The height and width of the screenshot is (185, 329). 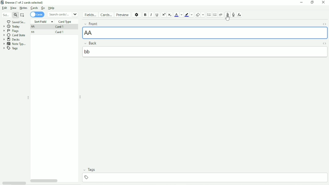 What do you see at coordinates (29, 98) in the screenshot?
I see `Resize` at bounding box center [29, 98].